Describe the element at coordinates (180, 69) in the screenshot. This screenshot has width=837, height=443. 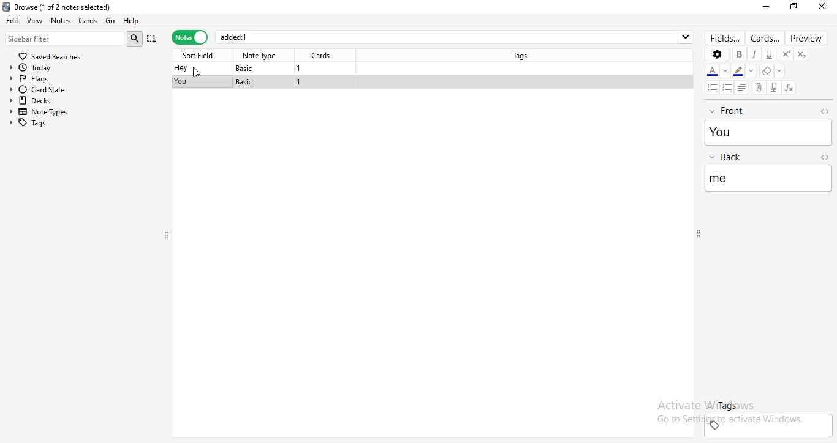
I see `hey` at that location.